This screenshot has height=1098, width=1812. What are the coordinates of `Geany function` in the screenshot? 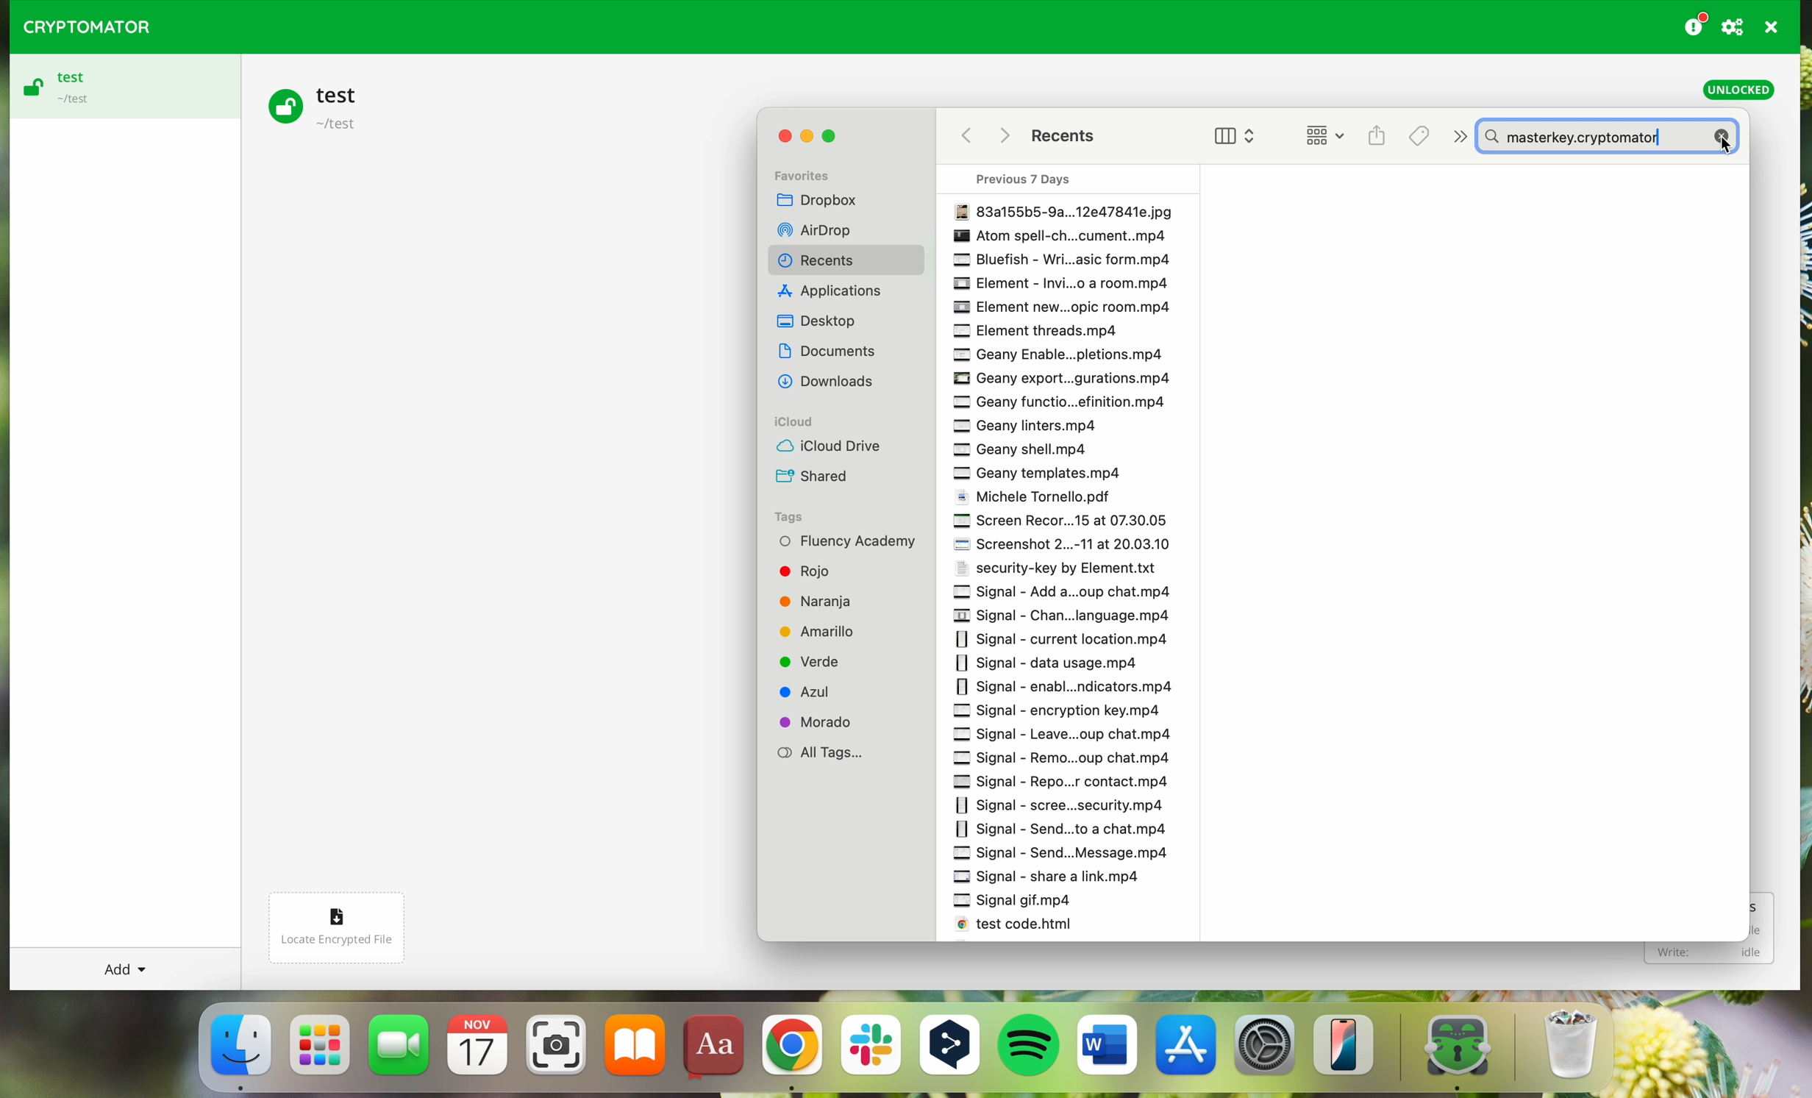 It's located at (1065, 403).